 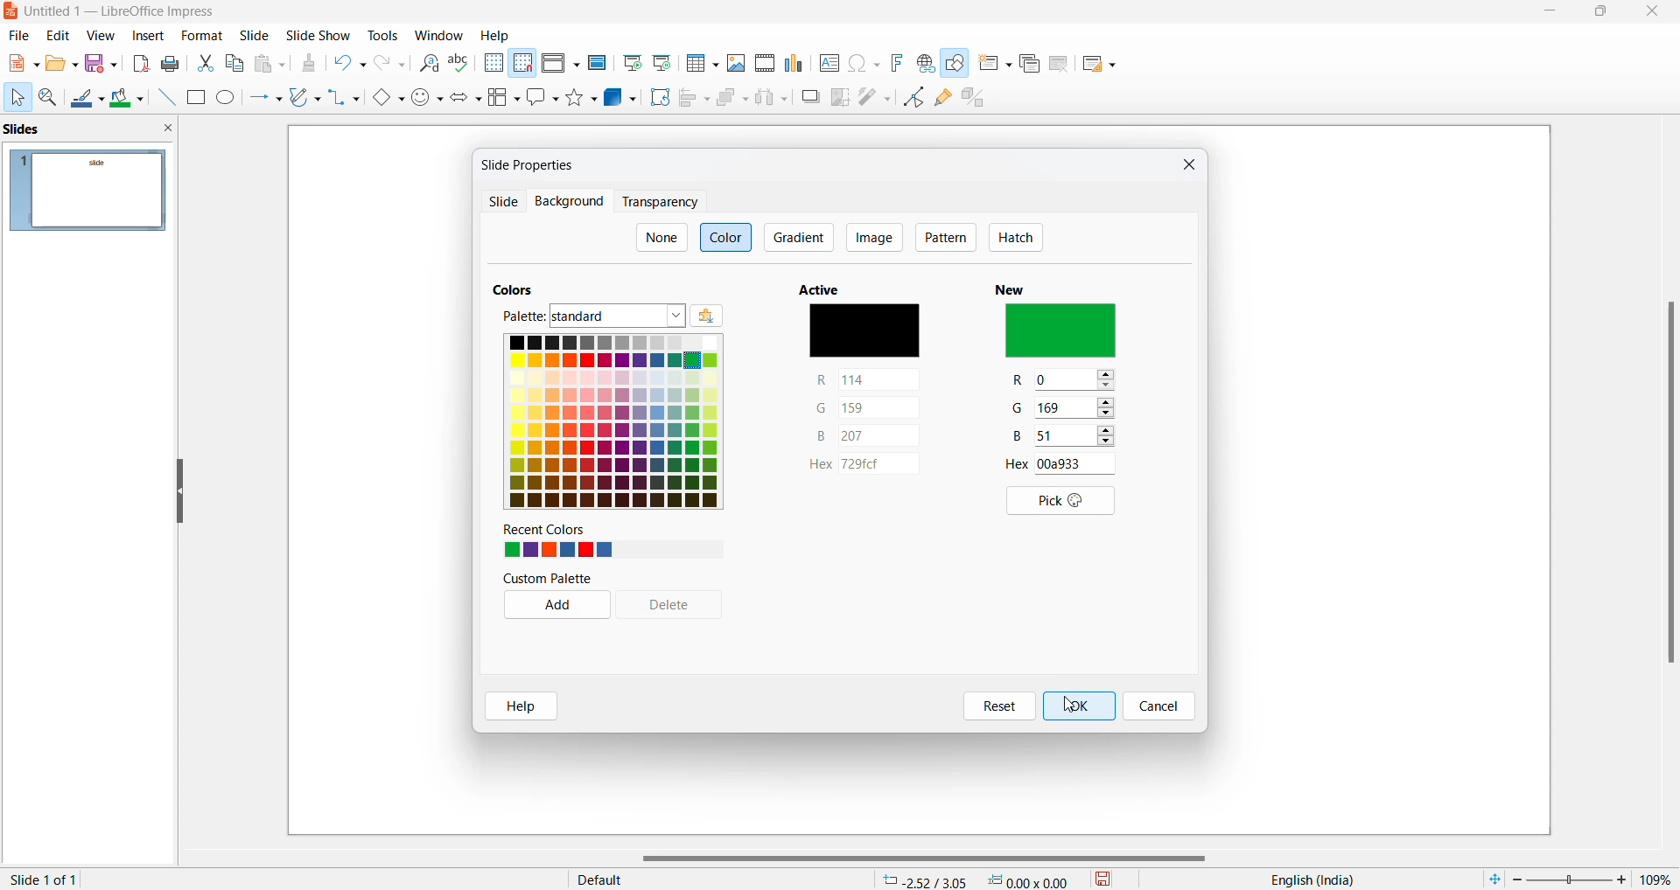 What do you see at coordinates (1015, 239) in the screenshot?
I see `hatch` at bounding box center [1015, 239].